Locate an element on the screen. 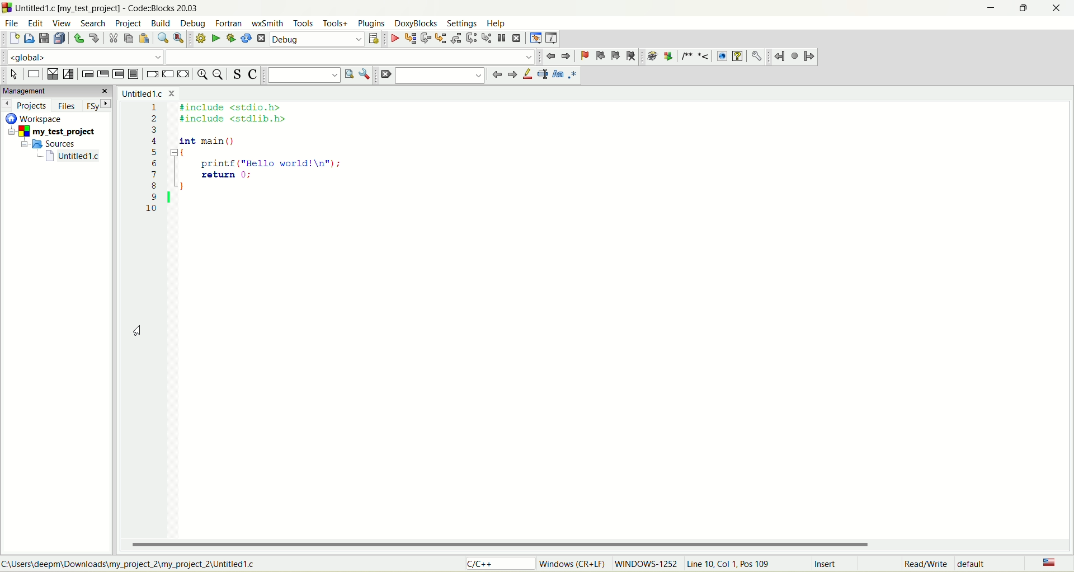 The width and height of the screenshot is (1074, 572). entry condition loop is located at coordinates (87, 73).